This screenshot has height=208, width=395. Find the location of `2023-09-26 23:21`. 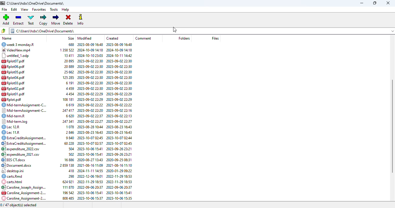

2023-09-26 23:21 is located at coordinates (119, 148).